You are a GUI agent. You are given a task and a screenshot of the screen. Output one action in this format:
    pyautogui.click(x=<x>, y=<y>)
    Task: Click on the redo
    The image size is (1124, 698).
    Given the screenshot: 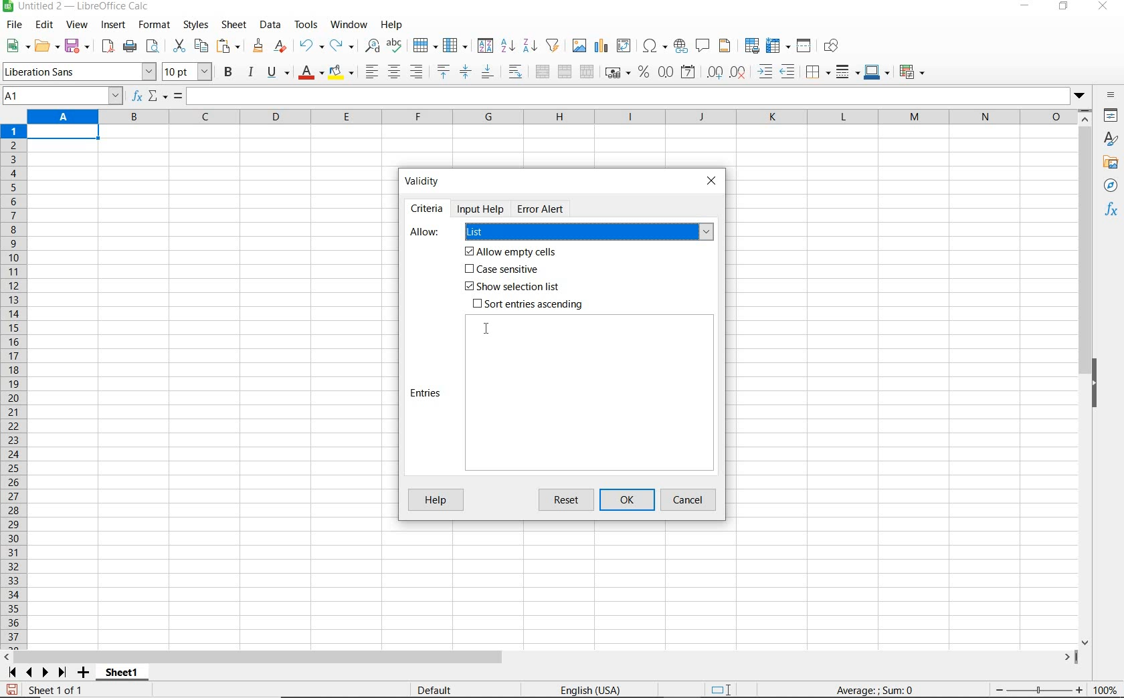 What is the action you would take?
    pyautogui.click(x=341, y=46)
    